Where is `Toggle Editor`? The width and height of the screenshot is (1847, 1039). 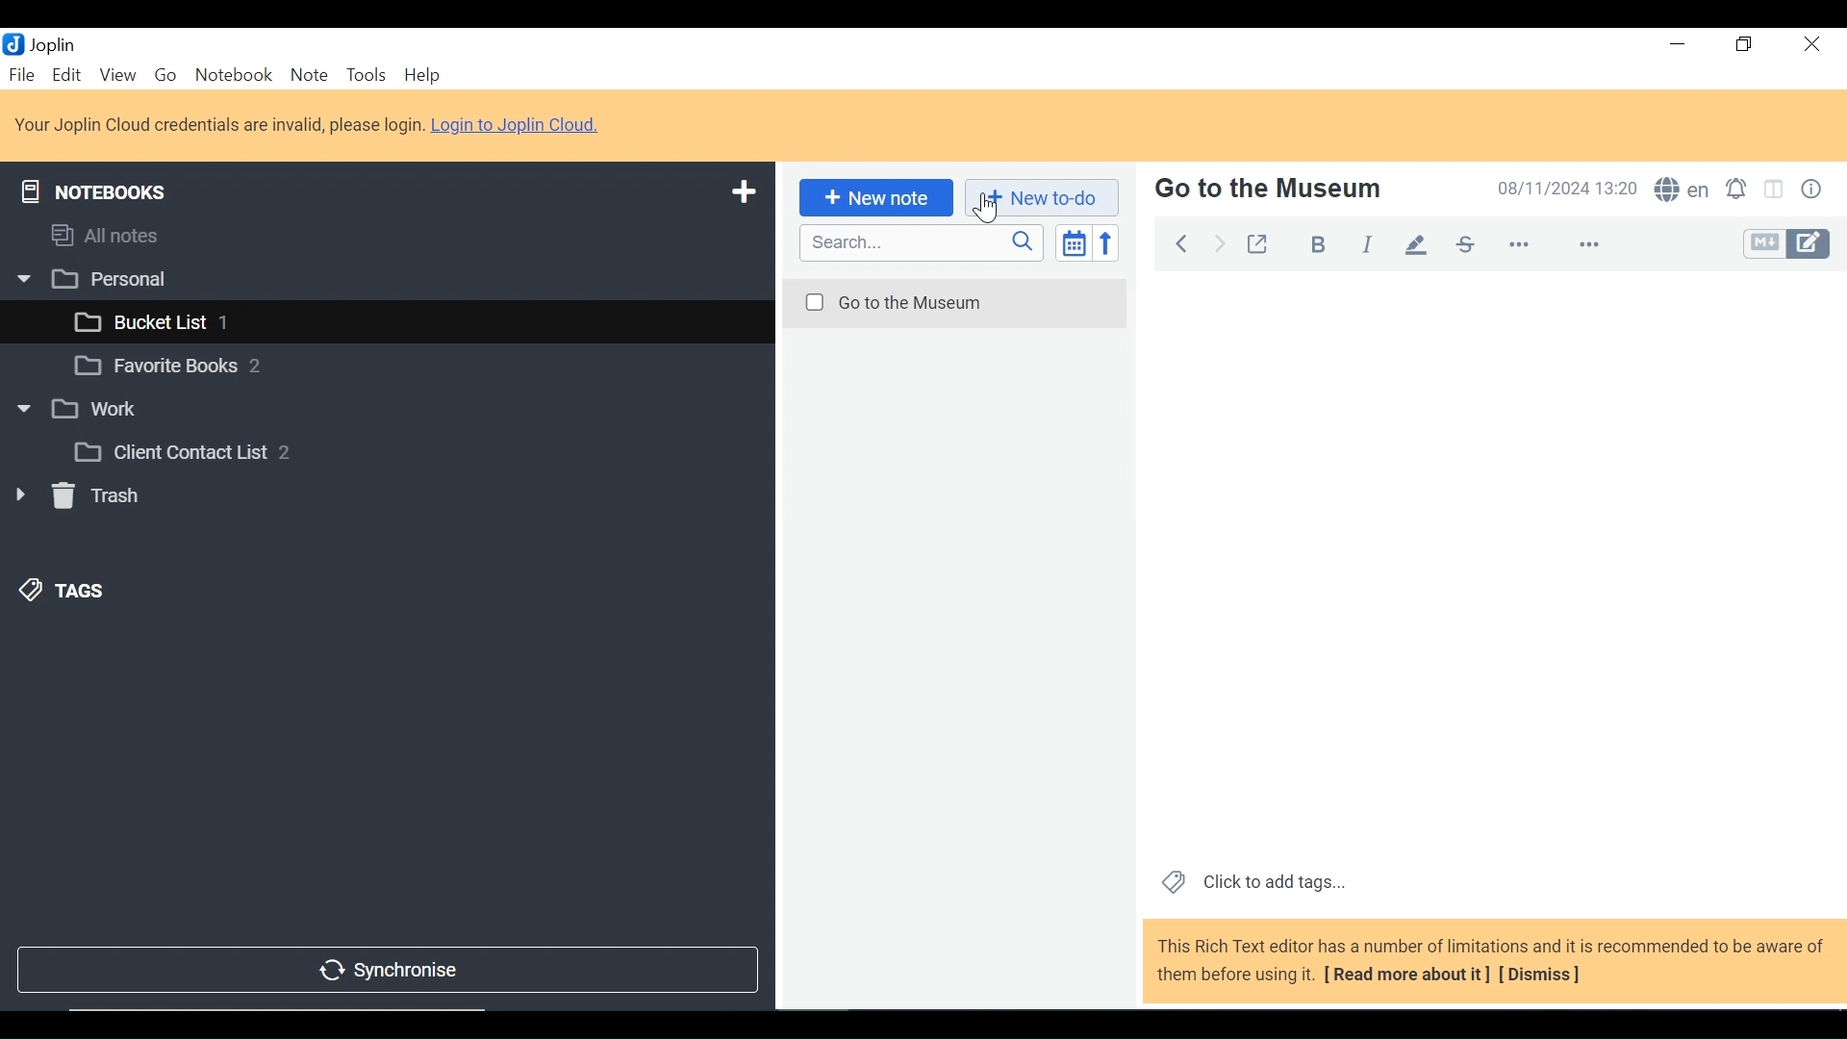 Toggle Editor is located at coordinates (1785, 245).